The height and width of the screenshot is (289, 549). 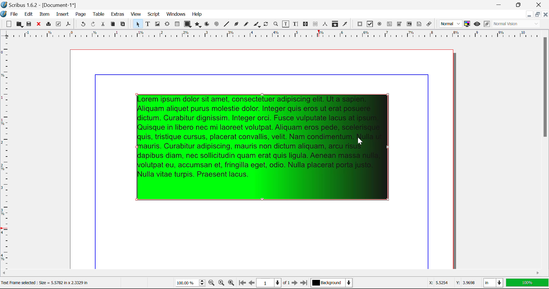 What do you see at coordinates (62, 15) in the screenshot?
I see `Insert` at bounding box center [62, 15].